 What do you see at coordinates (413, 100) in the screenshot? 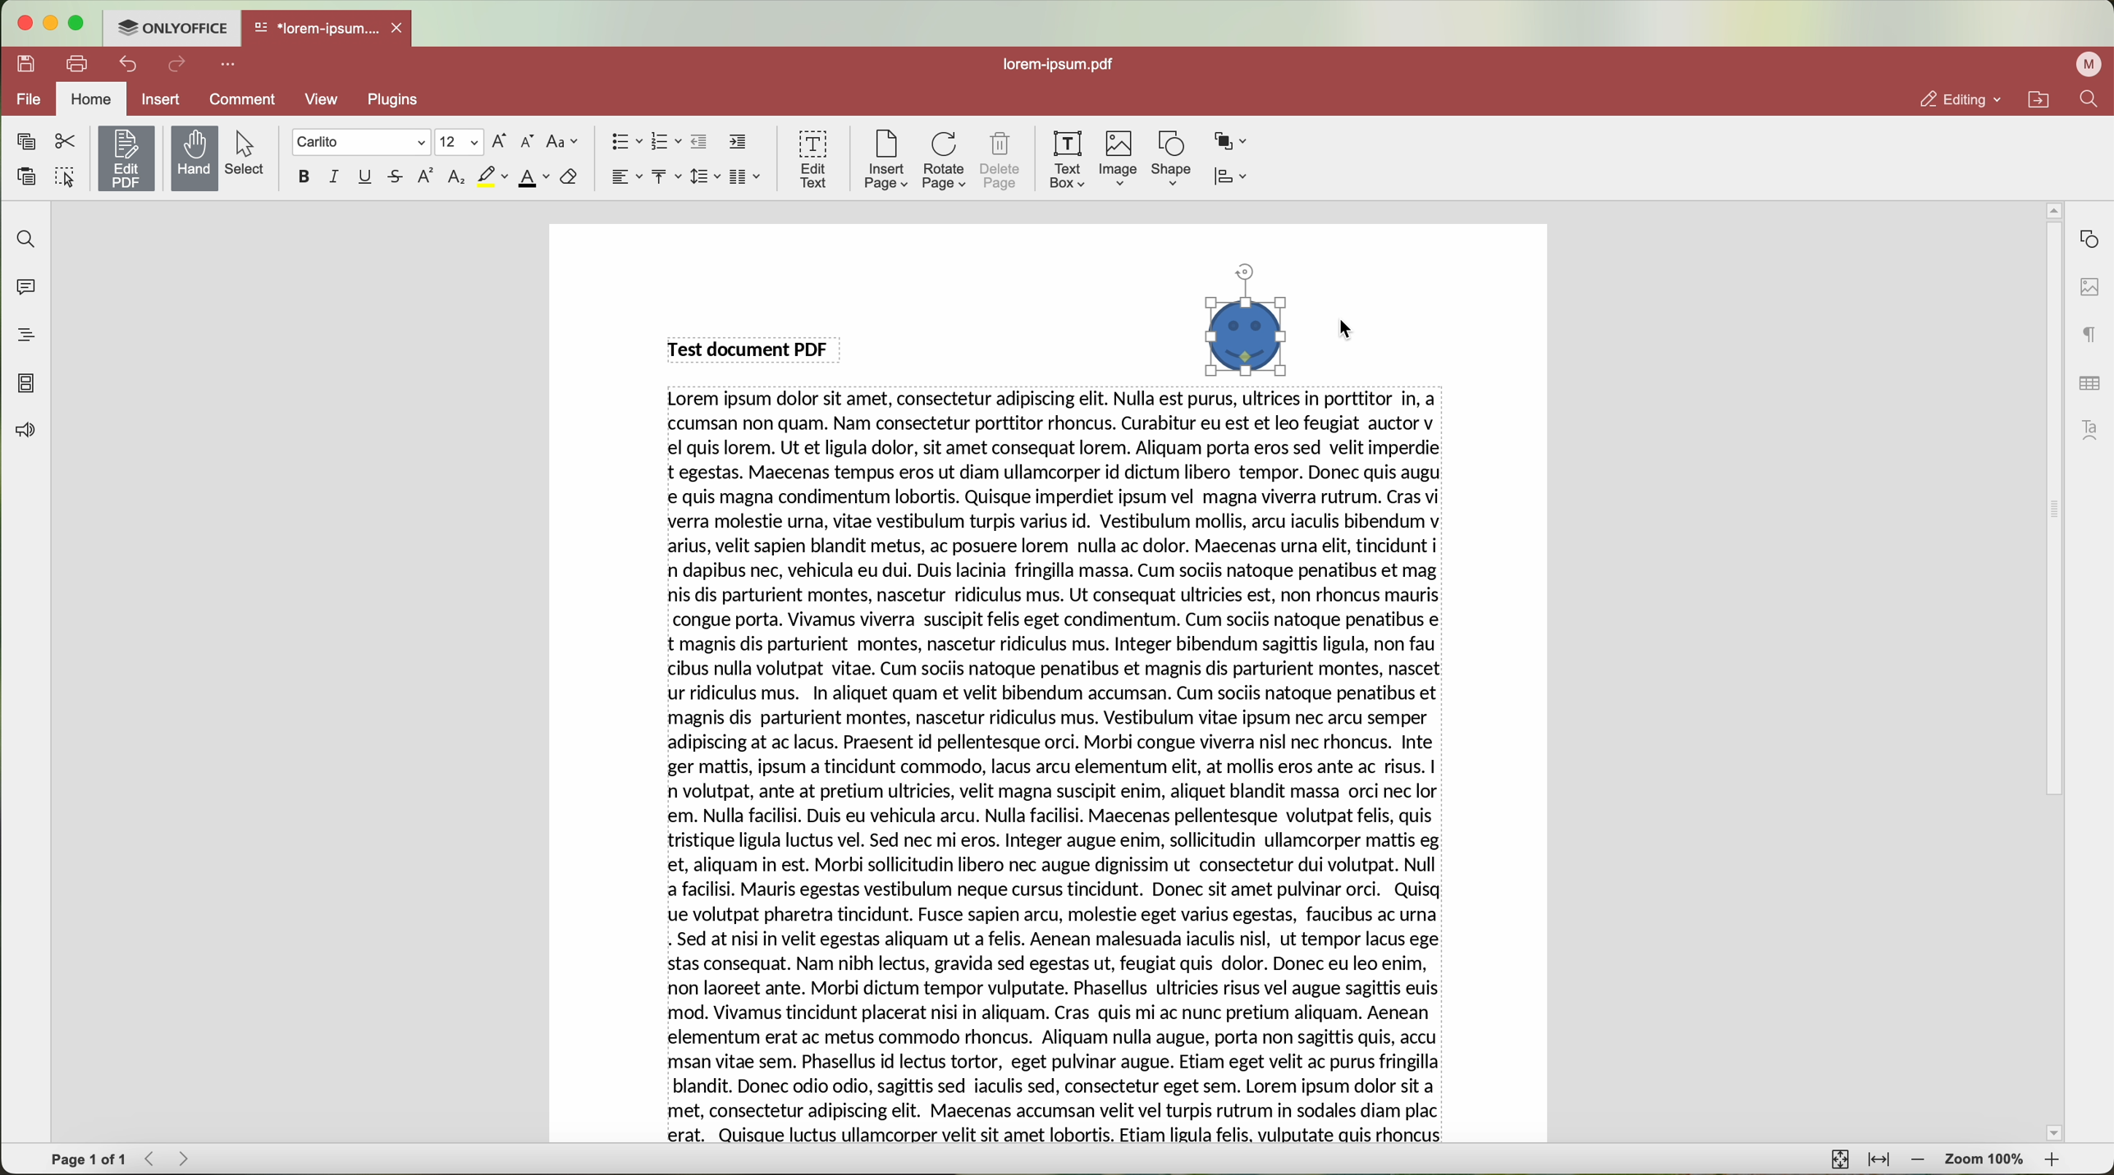
I see `plugins` at bounding box center [413, 100].